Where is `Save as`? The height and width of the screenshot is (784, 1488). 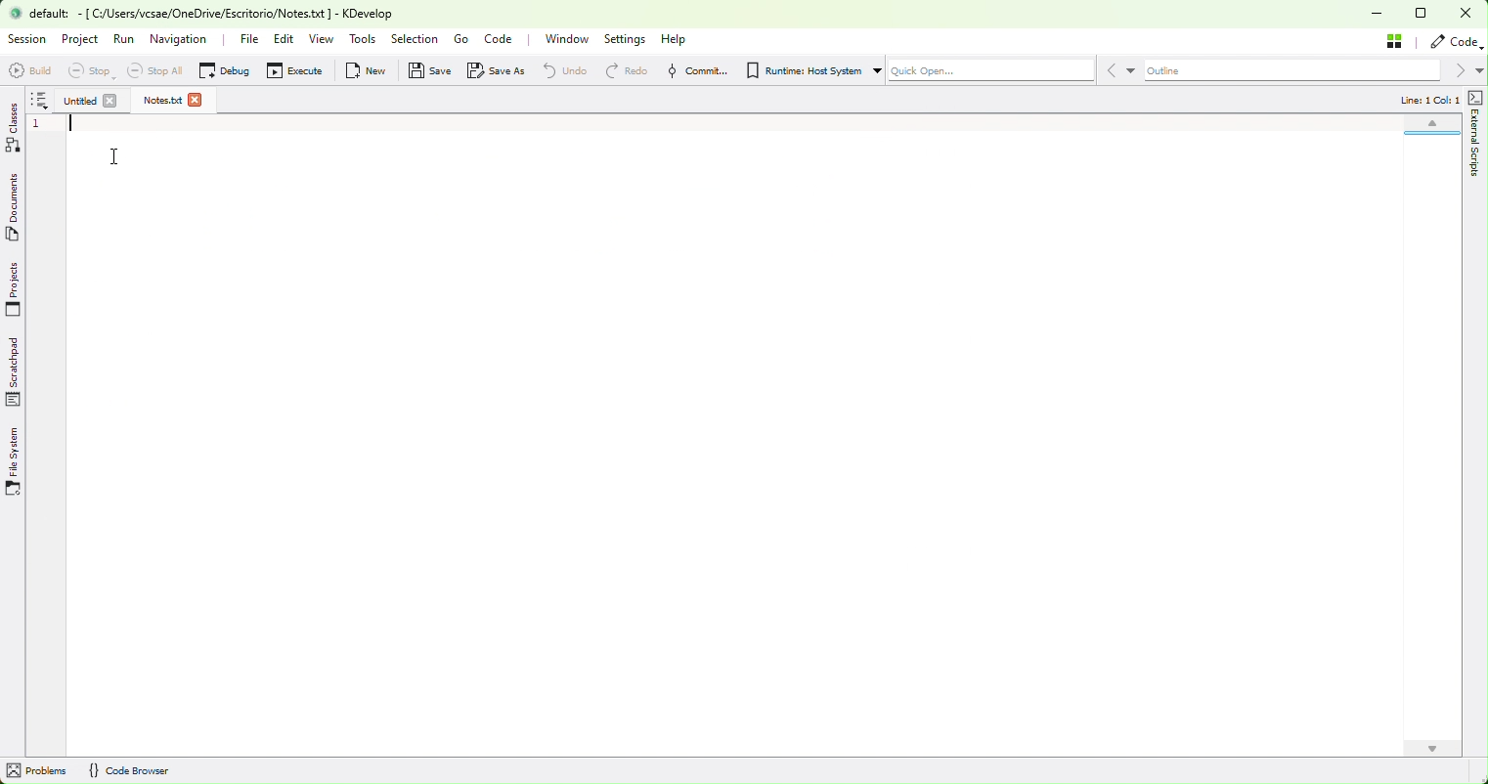 Save as is located at coordinates (500, 70).